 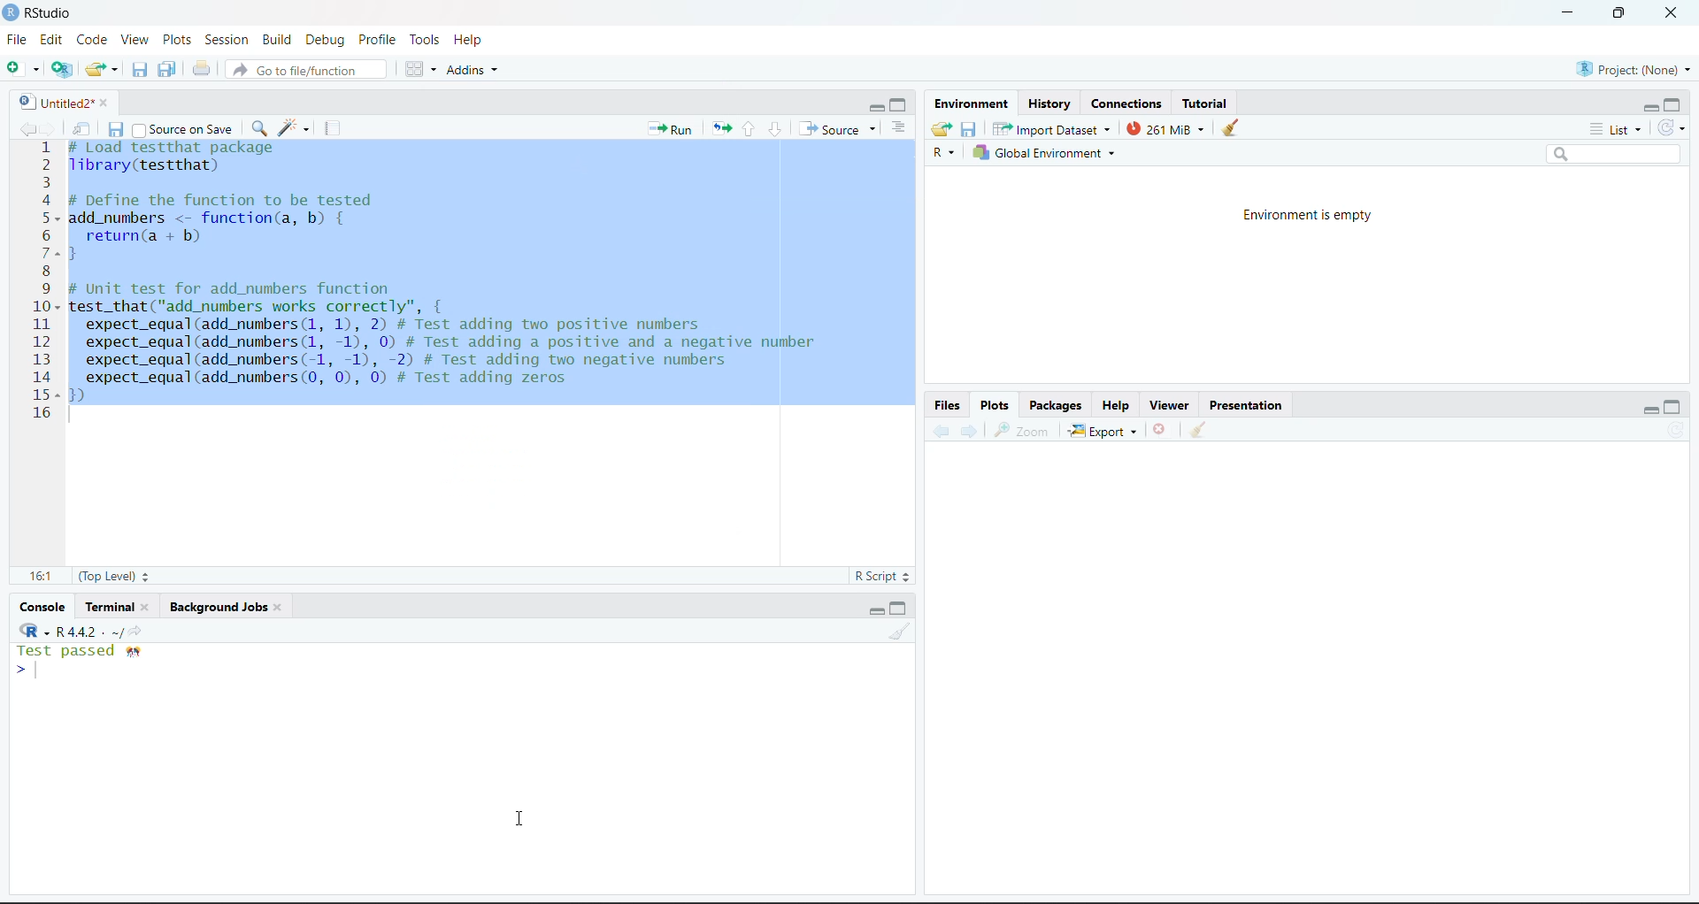 I want to click on Packages, so click(x=1056, y=407).